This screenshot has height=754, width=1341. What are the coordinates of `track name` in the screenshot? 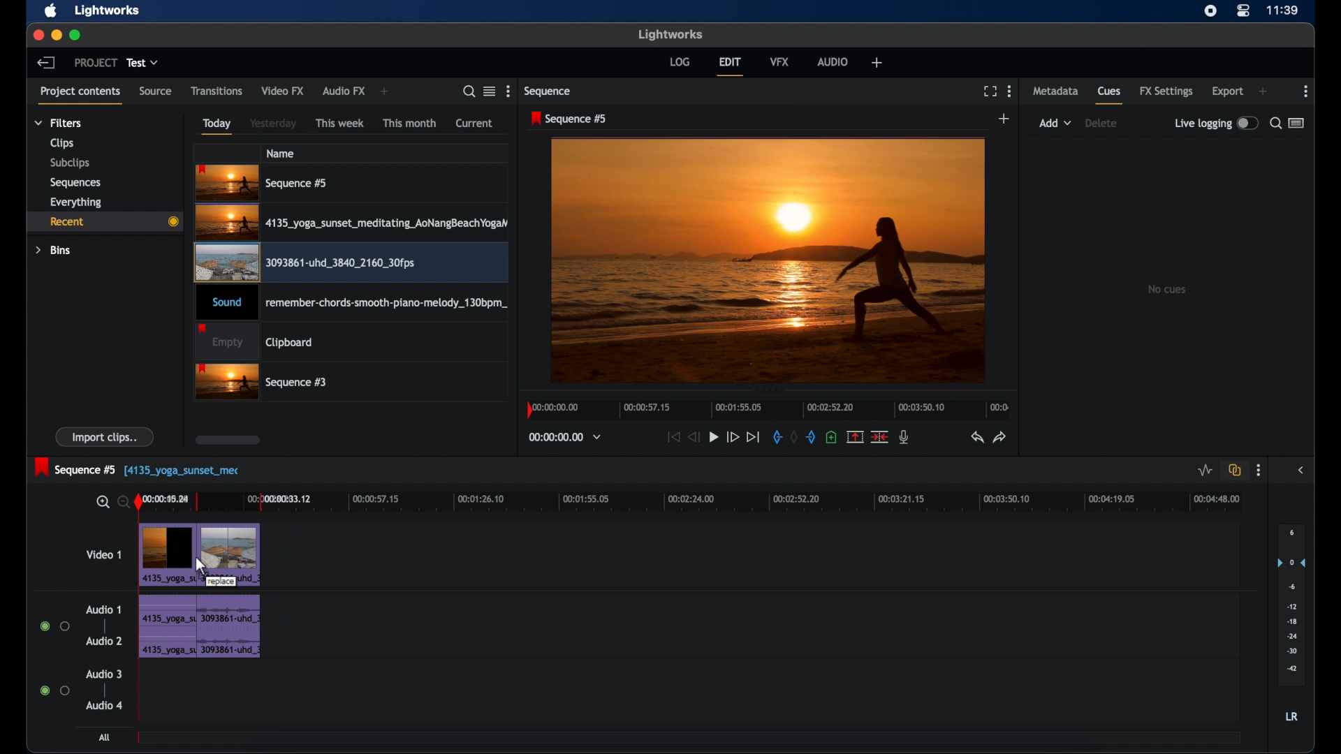 It's located at (205, 471).